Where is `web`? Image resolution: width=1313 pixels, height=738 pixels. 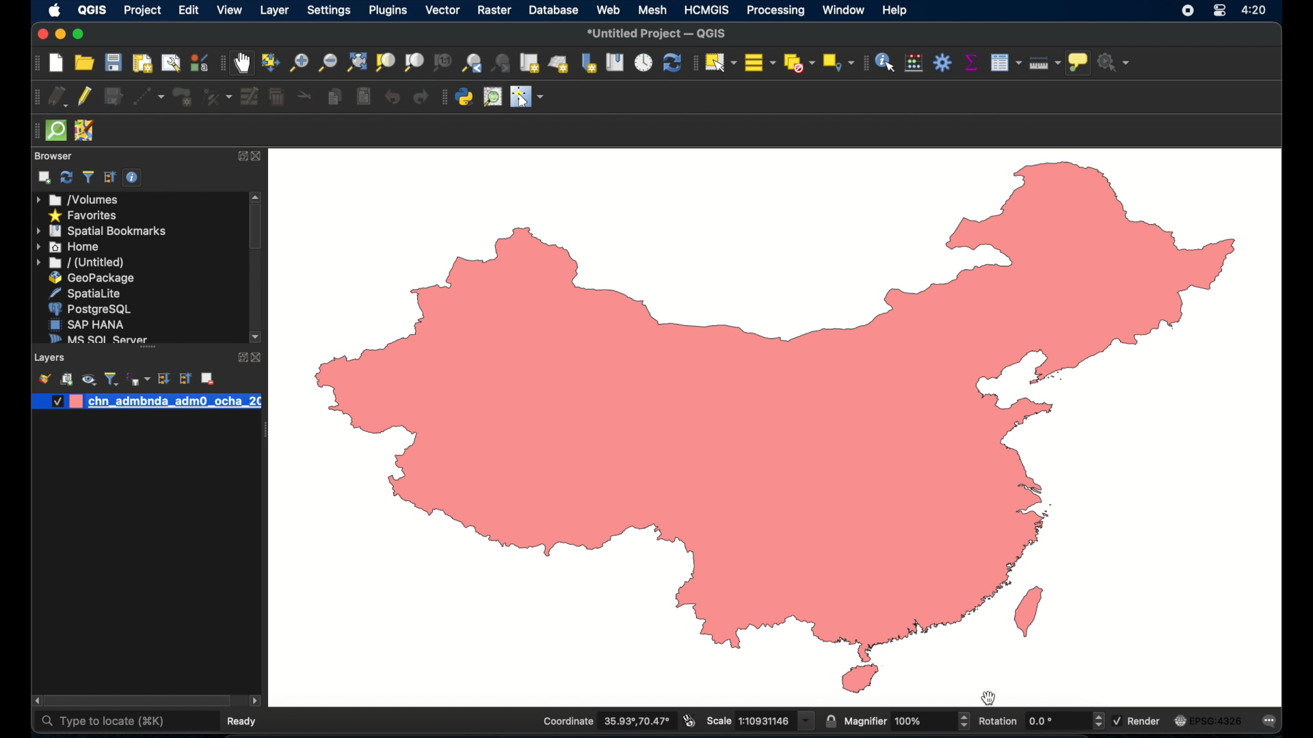 web is located at coordinates (608, 10).